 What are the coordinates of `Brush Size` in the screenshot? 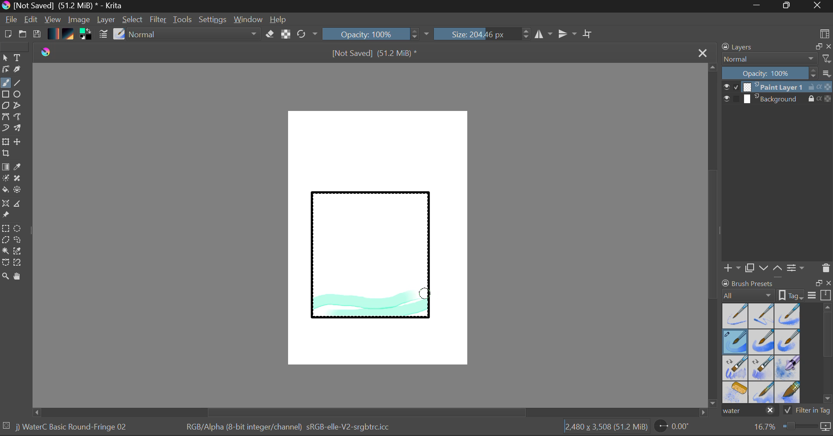 It's located at (482, 34).